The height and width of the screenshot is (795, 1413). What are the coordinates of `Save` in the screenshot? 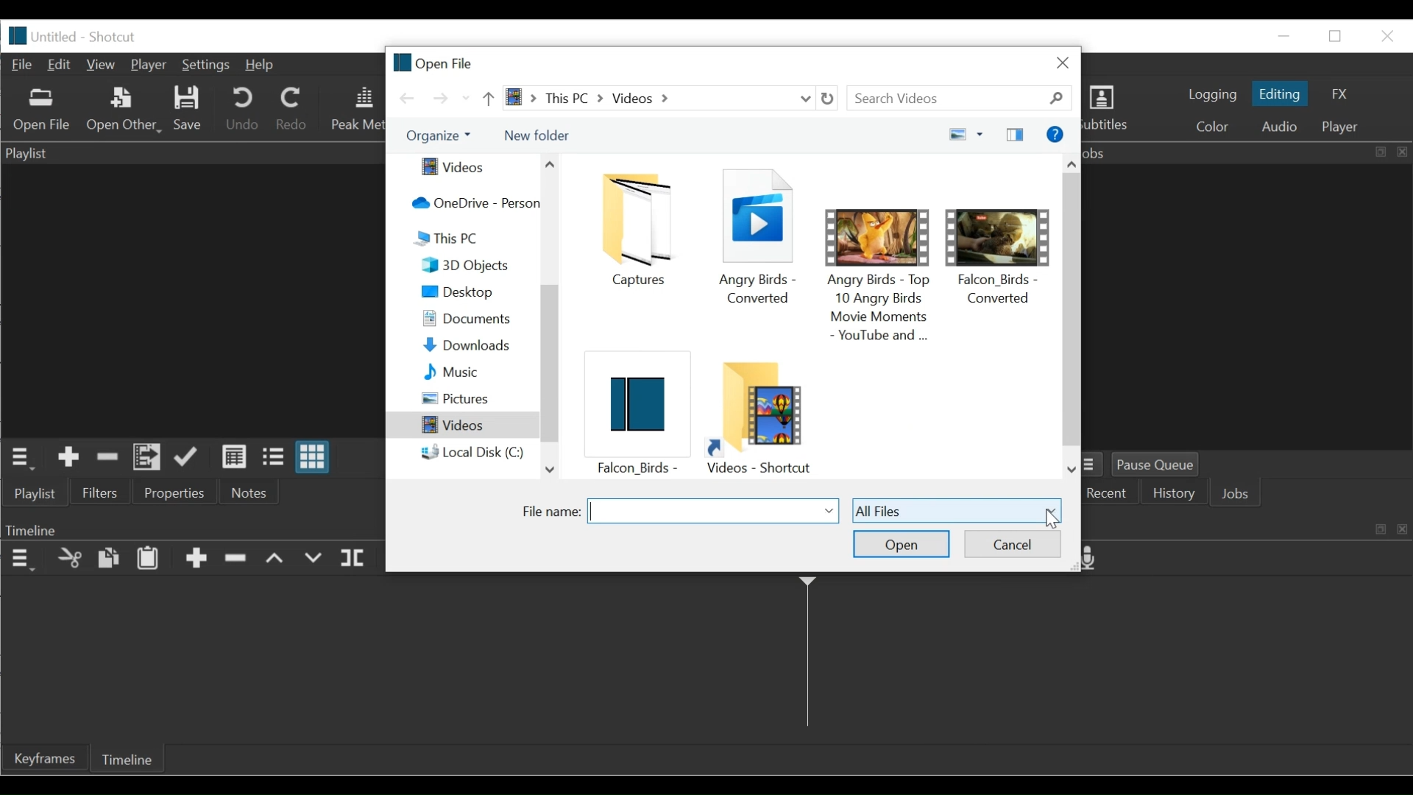 It's located at (186, 110).